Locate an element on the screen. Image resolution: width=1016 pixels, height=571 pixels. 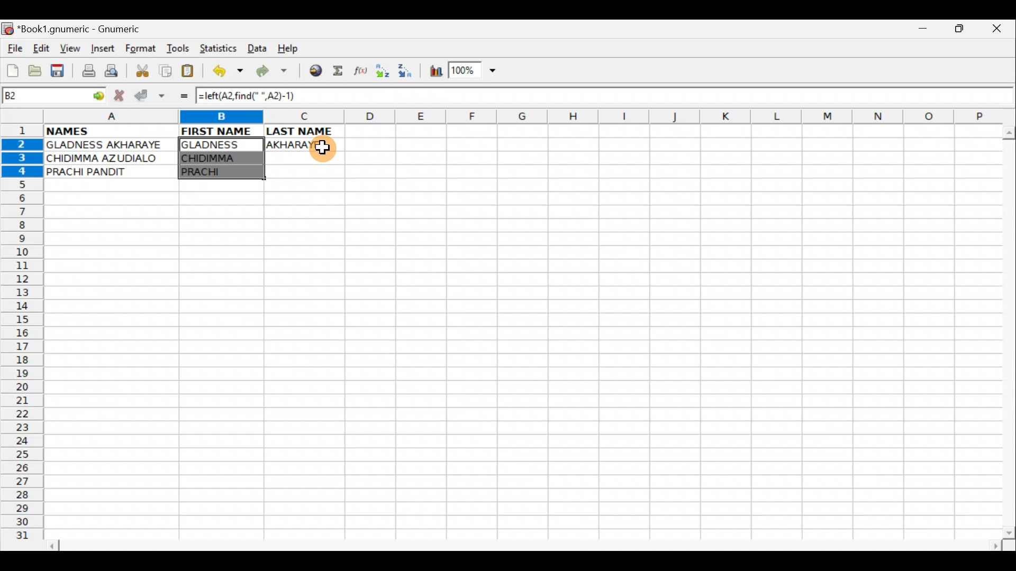
Minimize is located at coordinates (920, 31).